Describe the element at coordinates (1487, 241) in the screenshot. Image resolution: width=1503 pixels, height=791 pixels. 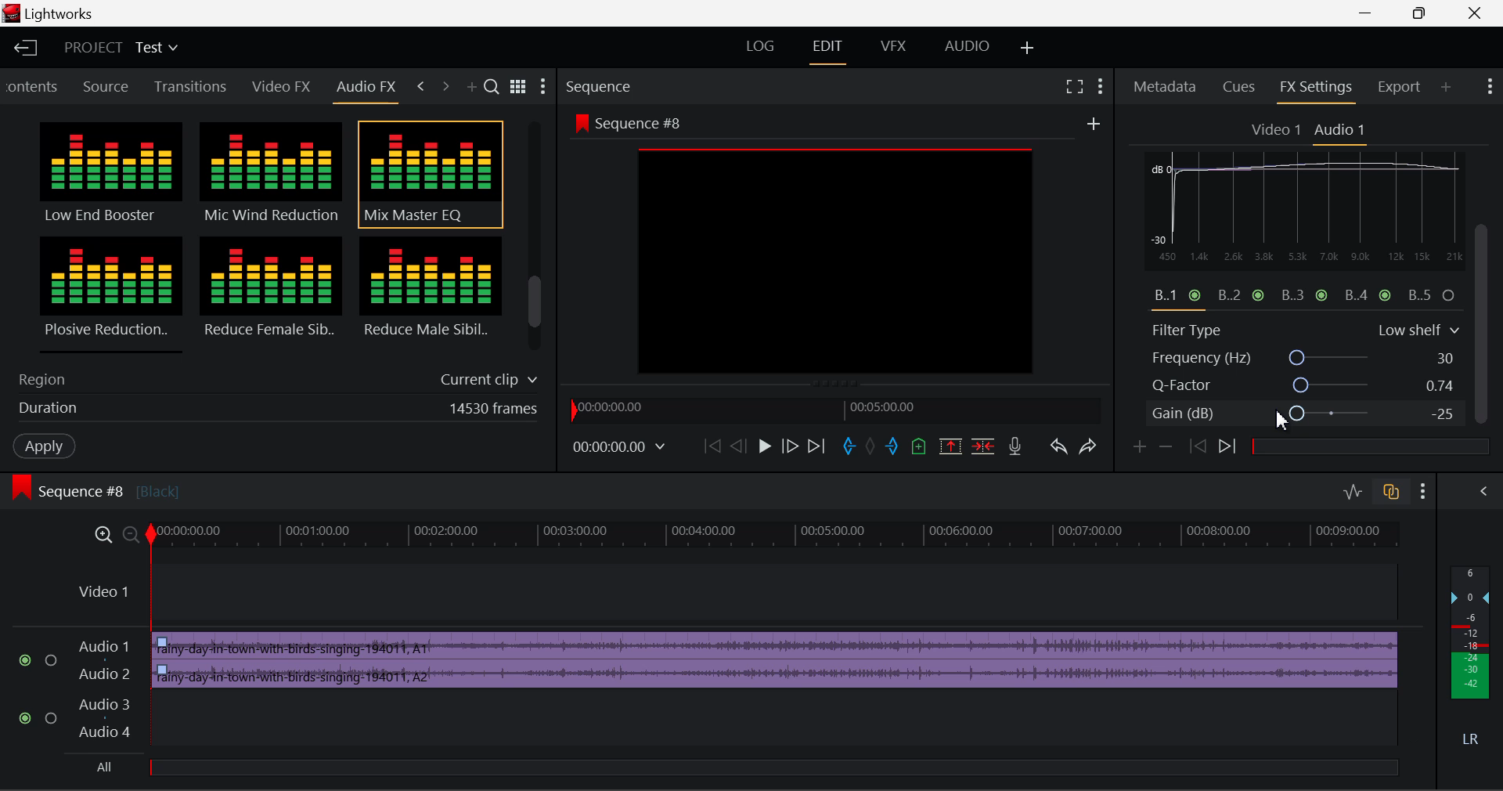
I see `MOUSE_DOWN Cursor Position` at that location.